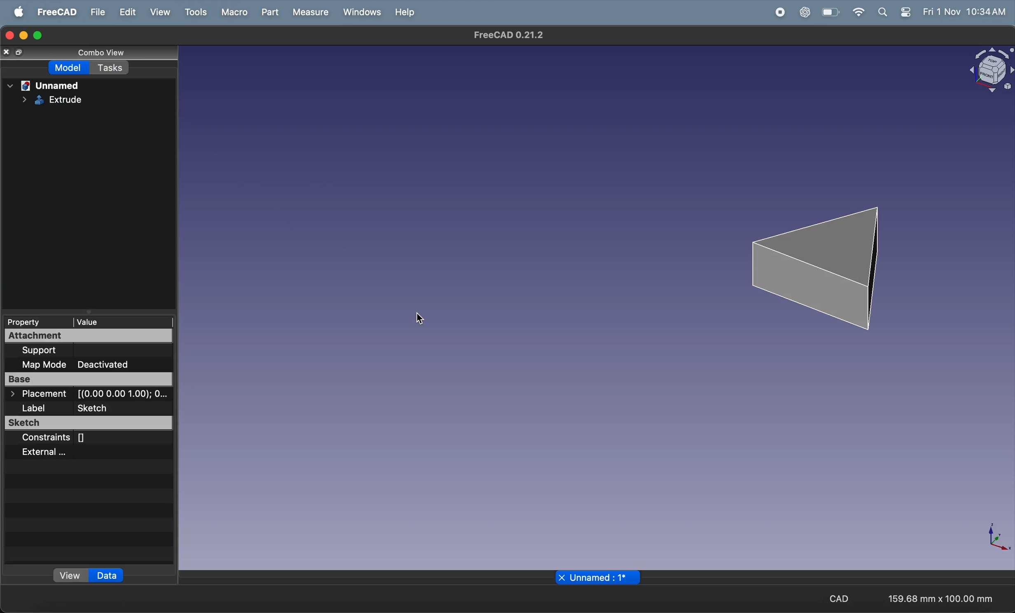  I want to click on battery, so click(833, 12).